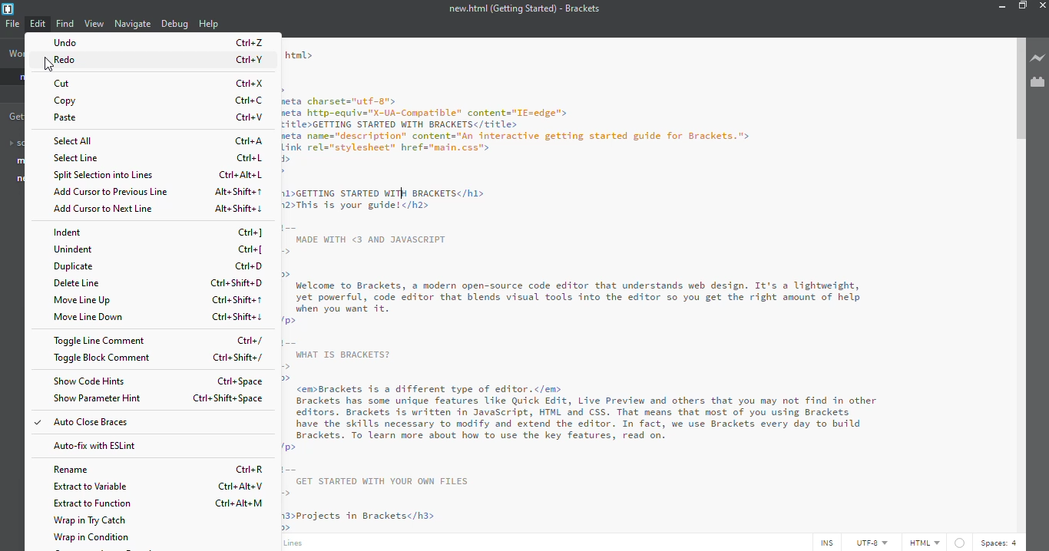 The image size is (1049, 551). What do you see at coordinates (74, 250) in the screenshot?
I see `unindent` at bounding box center [74, 250].